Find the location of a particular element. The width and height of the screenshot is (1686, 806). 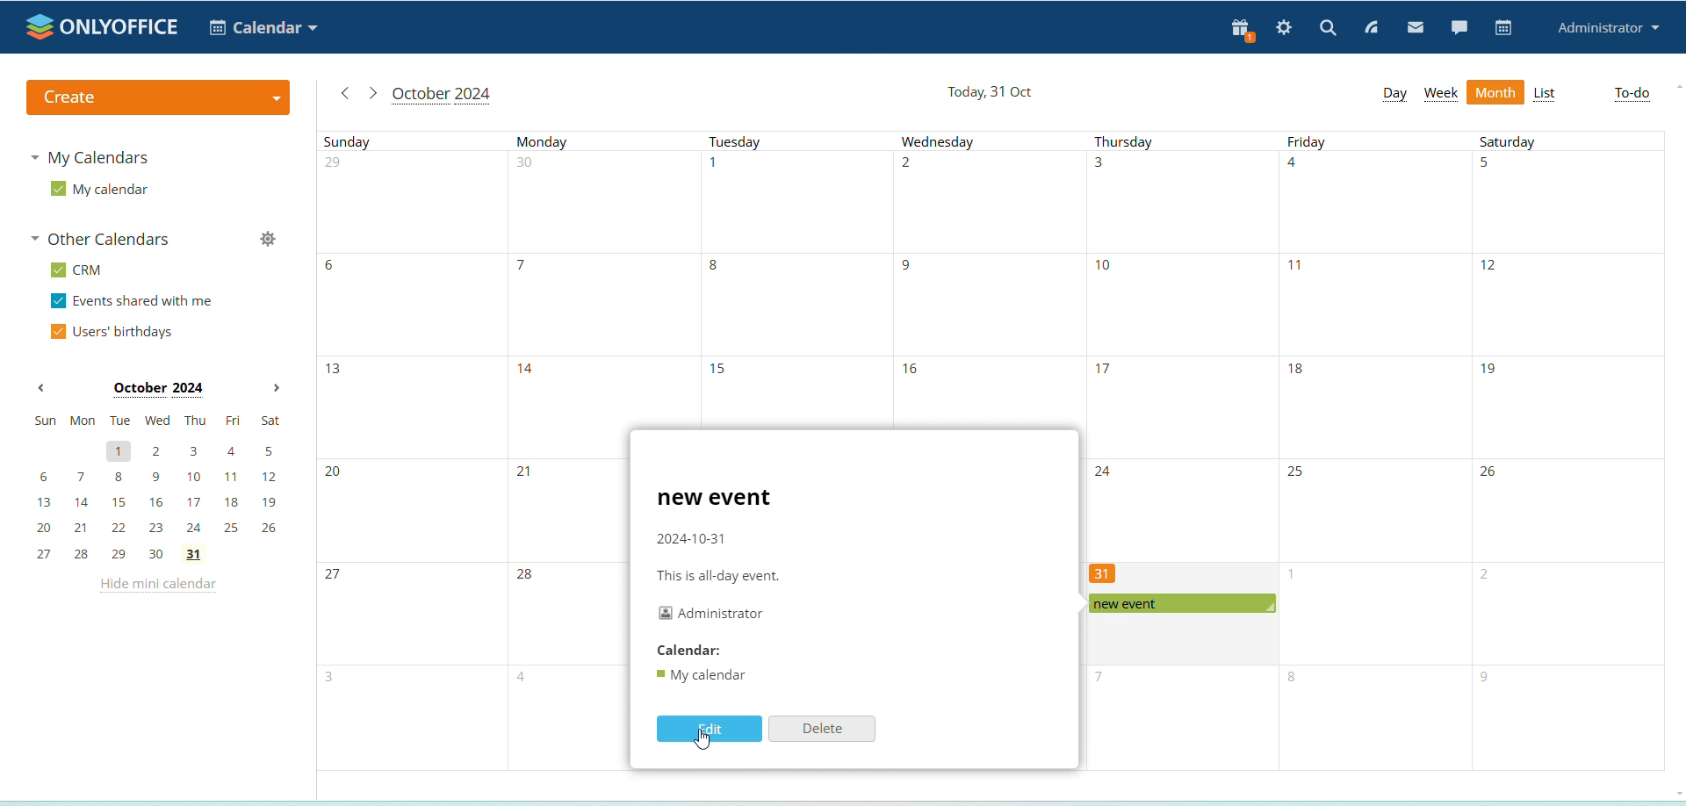

Friday is located at coordinates (1377, 452).